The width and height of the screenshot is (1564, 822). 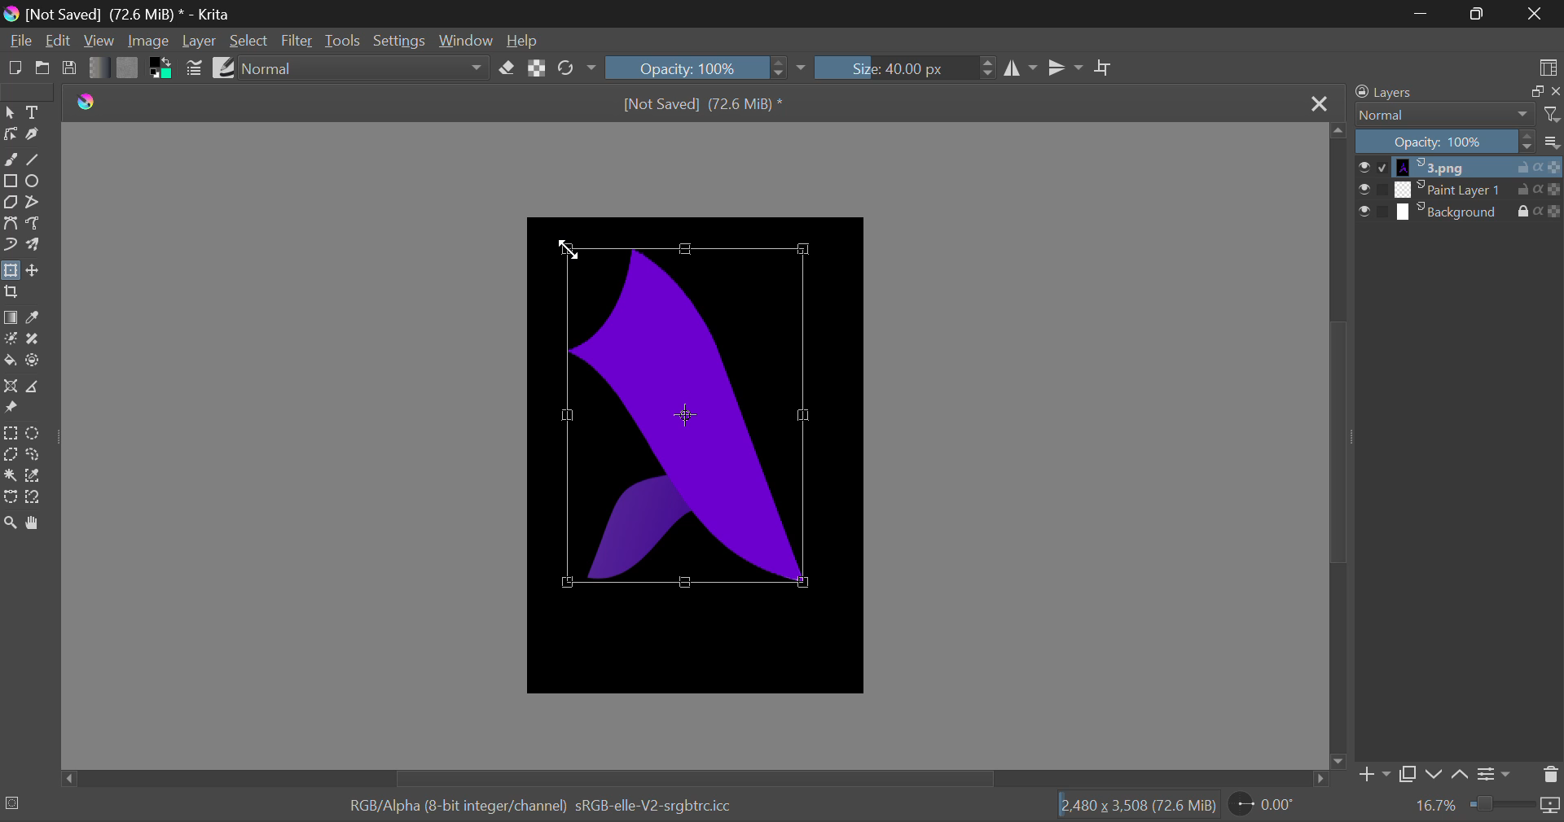 I want to click on more options, so click(x=1550, y=143).